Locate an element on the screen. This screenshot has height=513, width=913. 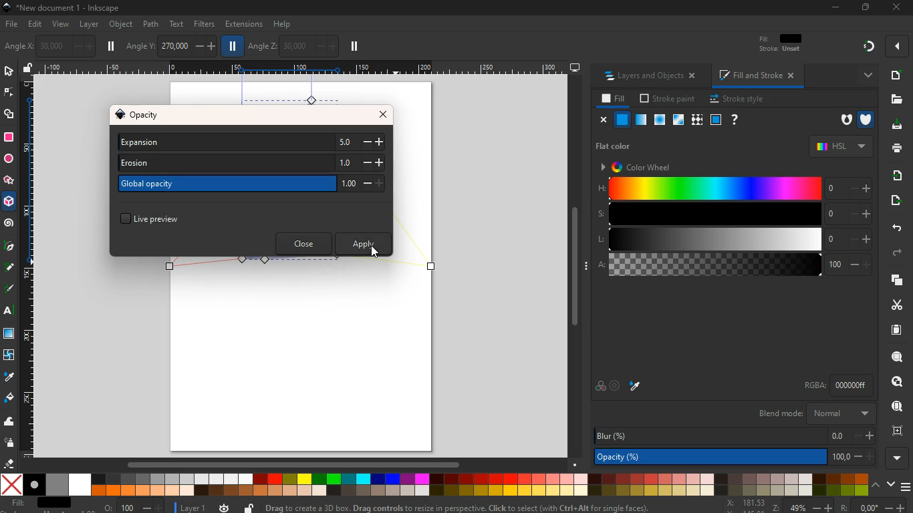
close is located at coordinates (386, 114).